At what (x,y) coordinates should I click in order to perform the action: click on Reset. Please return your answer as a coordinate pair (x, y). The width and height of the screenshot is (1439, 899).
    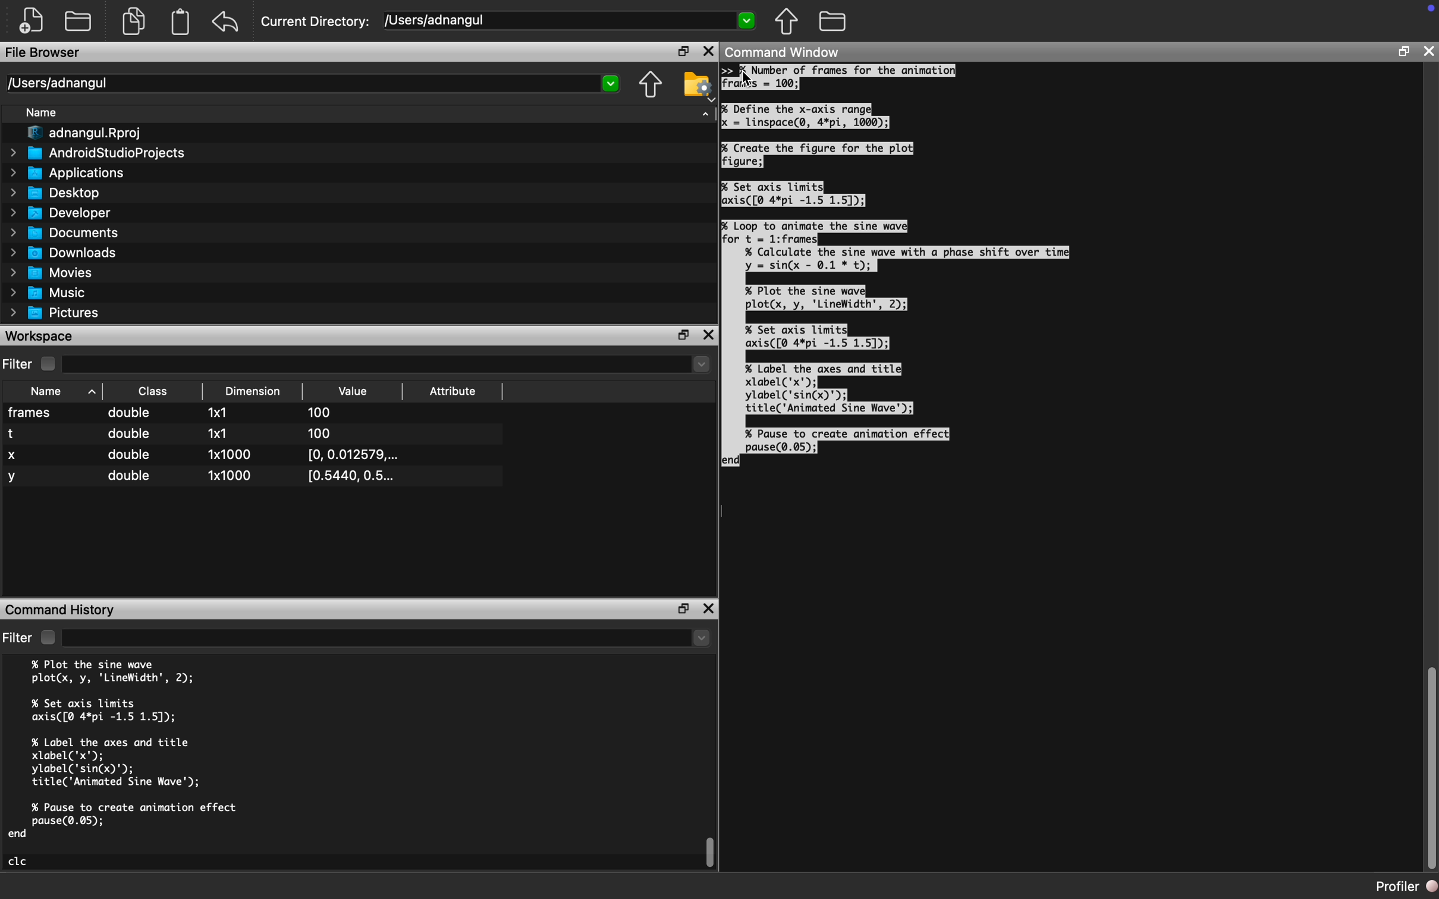
    Looking at the image, I should click on (225, 23).